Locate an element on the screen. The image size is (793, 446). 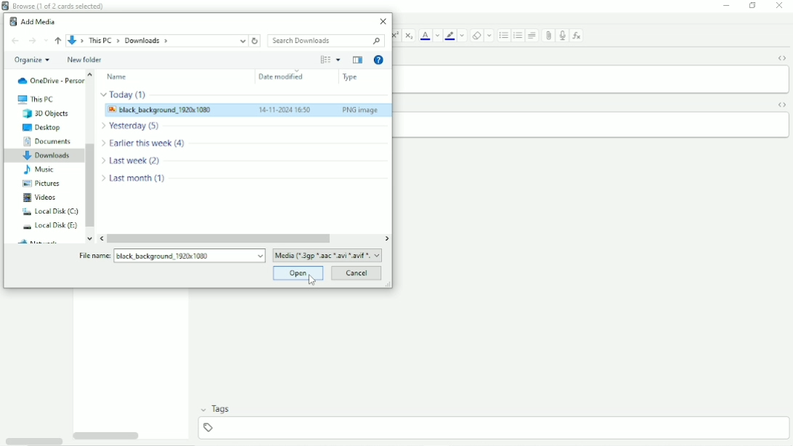
Close is located at coordinates (382, 22).